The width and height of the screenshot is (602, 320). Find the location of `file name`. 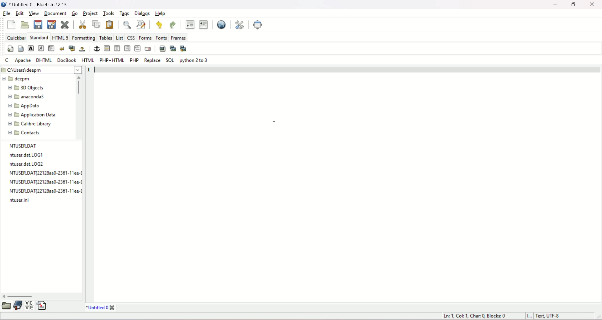

file name is located at coordinates (29, 155).